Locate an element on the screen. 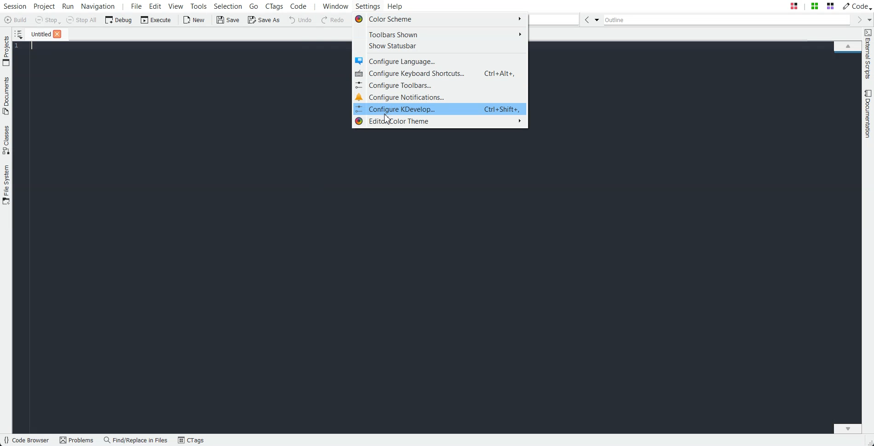 This screenshot has width=874, height=446. Tools is located at coordinates (199, 6).